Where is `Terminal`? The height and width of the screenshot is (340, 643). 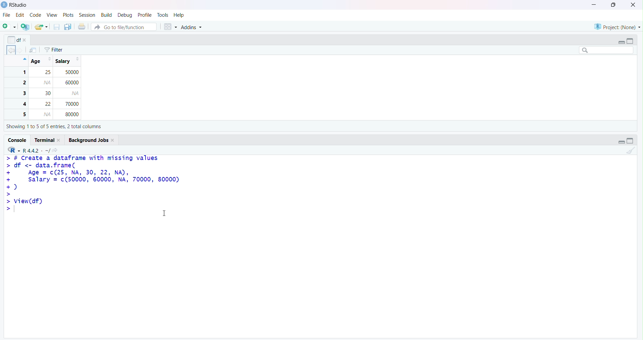
Terminal is located at coordinates (48, 140).